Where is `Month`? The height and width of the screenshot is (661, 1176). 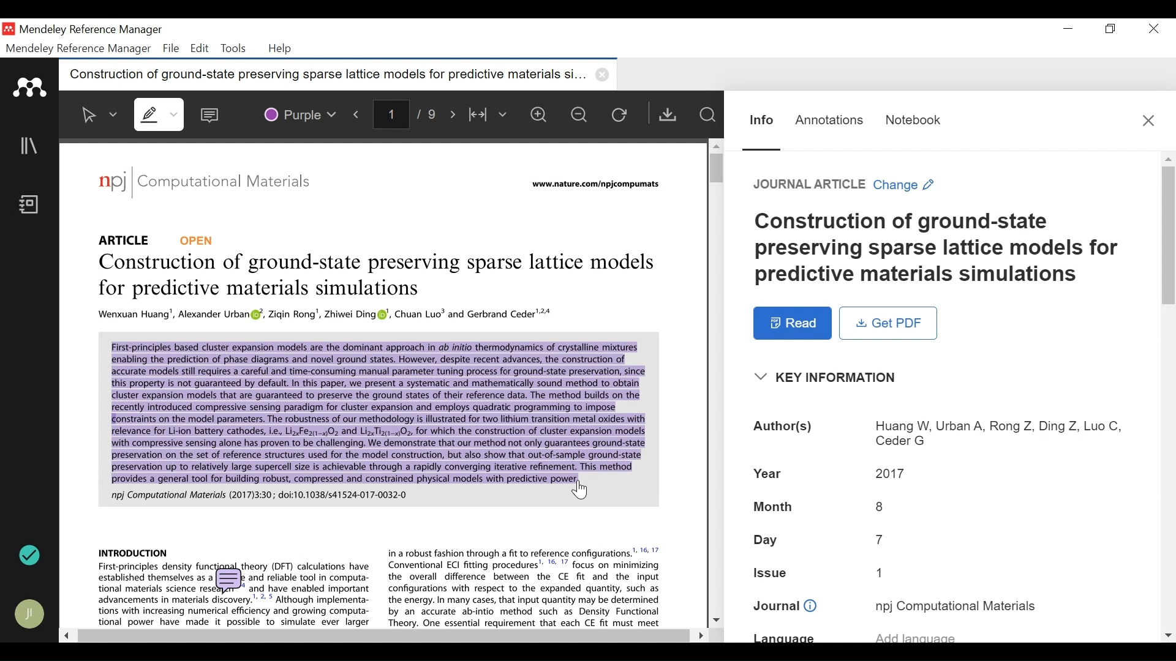
Month is located at coordinates (880, 506).